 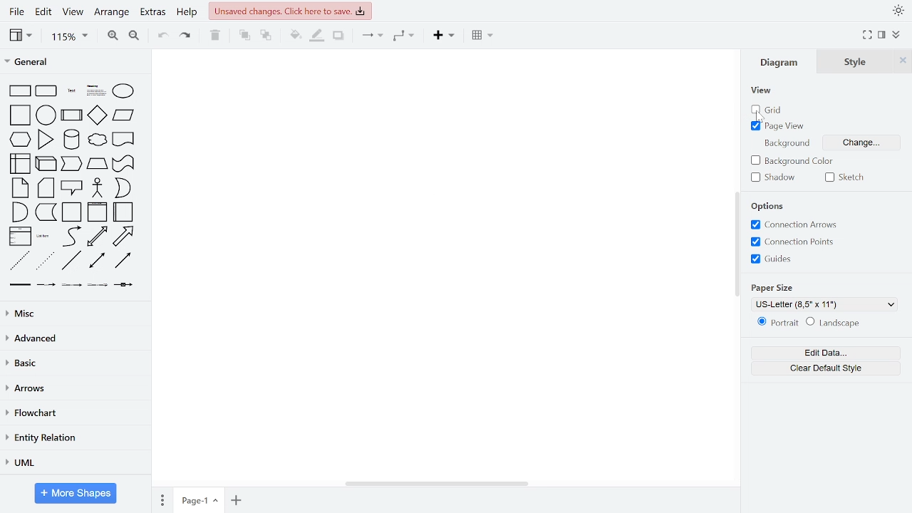 What do you see at coordinates (242, 35) in the screenshot?
I see `to front` at bounding box center [242, 35].